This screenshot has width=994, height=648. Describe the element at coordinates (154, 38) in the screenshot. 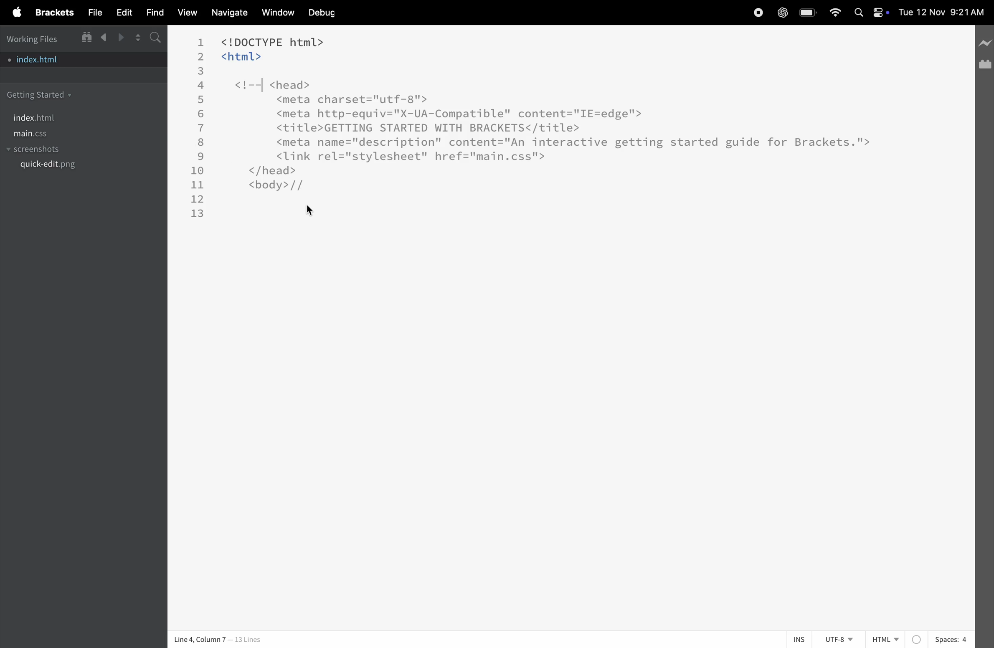

I see `s` at that location.